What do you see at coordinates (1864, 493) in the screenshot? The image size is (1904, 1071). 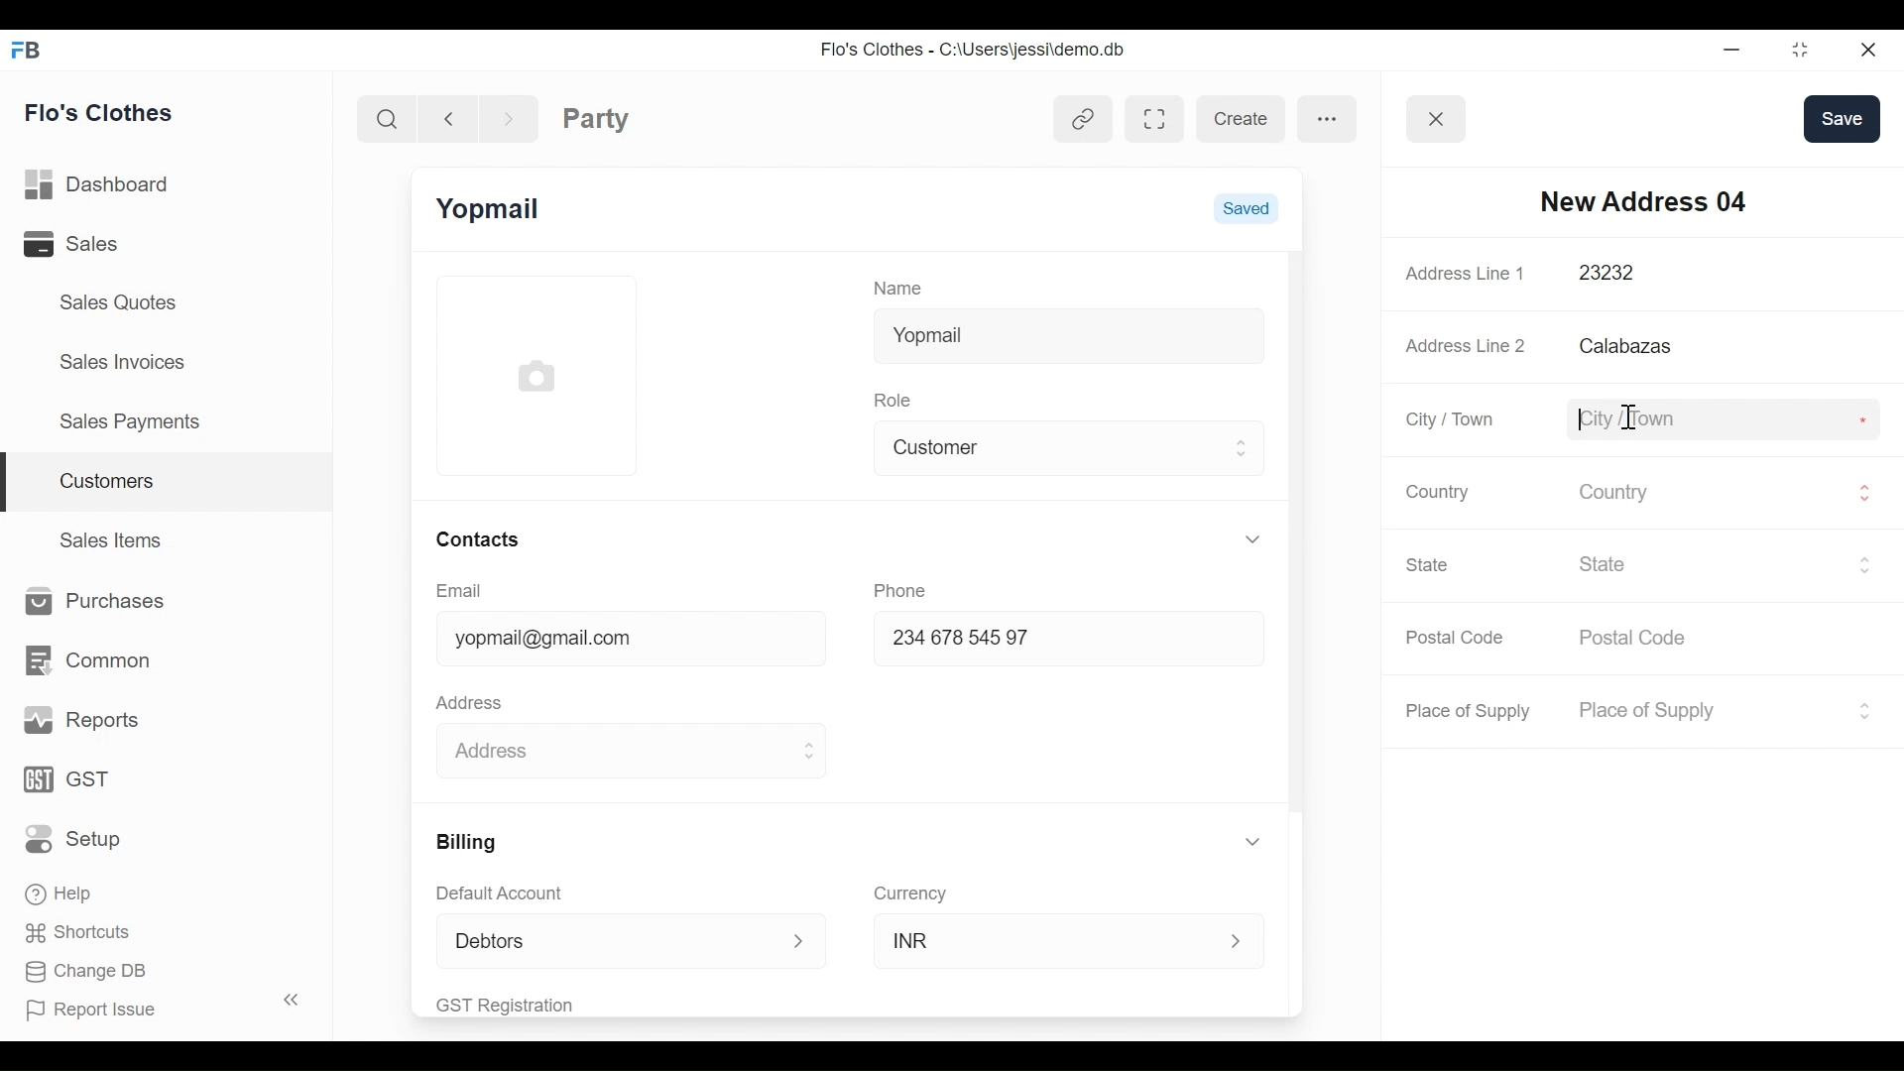 I see `Expand` at bounding box center [1864, 493].